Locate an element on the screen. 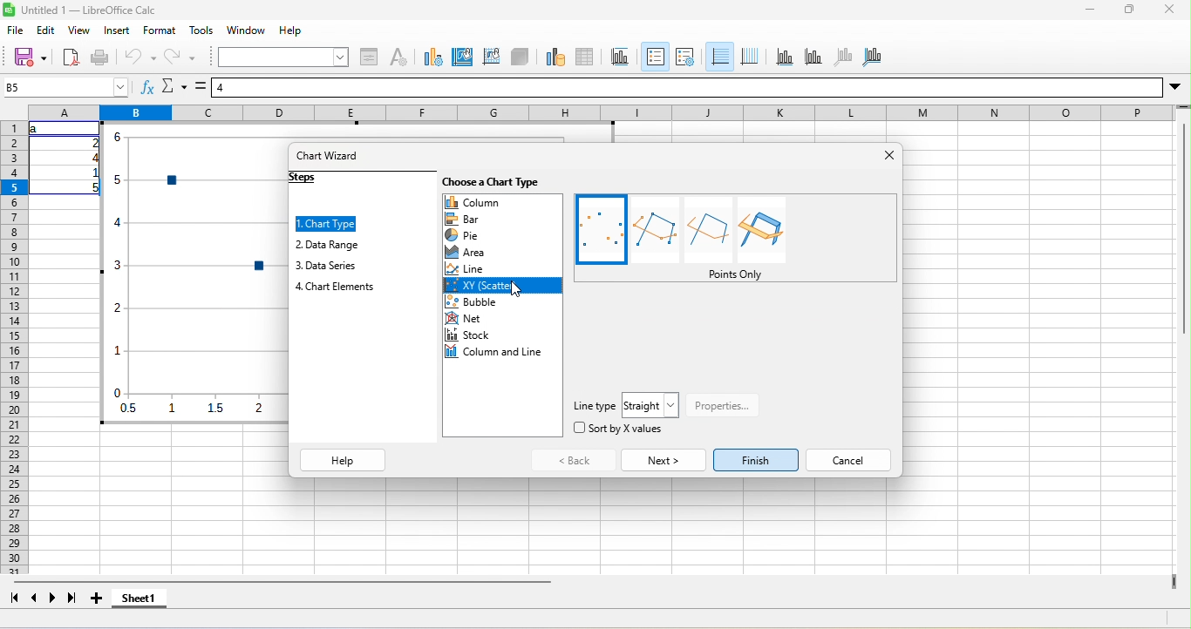  cancel is located at coordinates (848, 460).